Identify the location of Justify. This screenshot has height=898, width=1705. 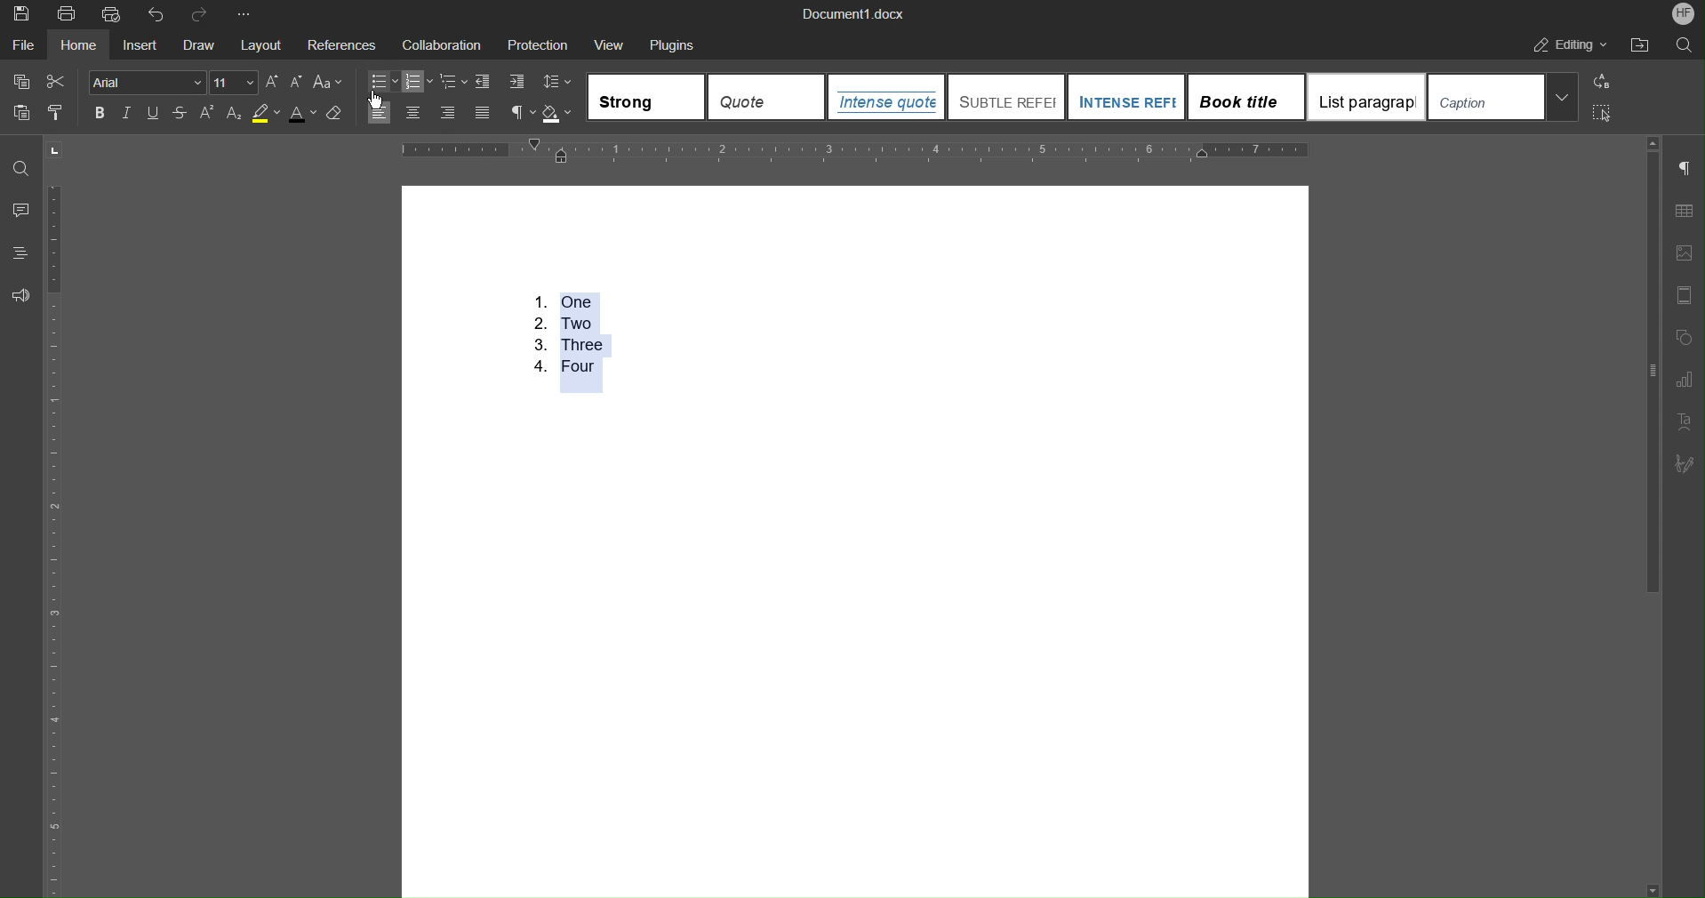
(481, 113).